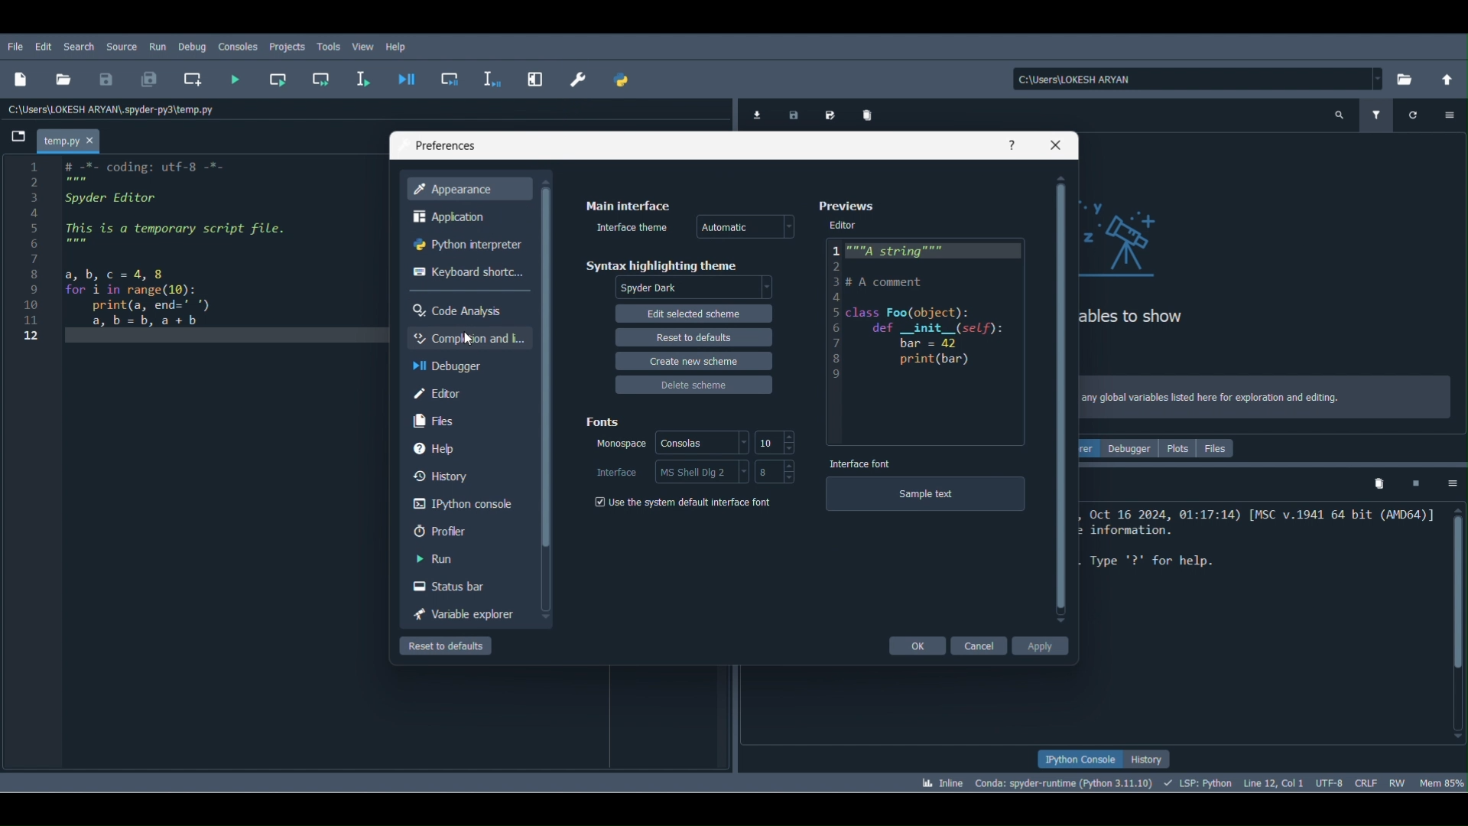  Describe the element at coordinates (618, 447) in the screenshot. I see `Monospace` at that location.